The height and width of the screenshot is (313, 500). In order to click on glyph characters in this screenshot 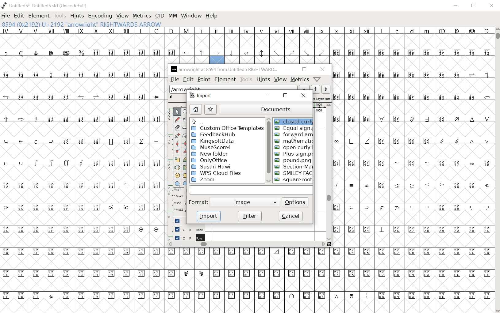, I will do `click(413, 169)`.